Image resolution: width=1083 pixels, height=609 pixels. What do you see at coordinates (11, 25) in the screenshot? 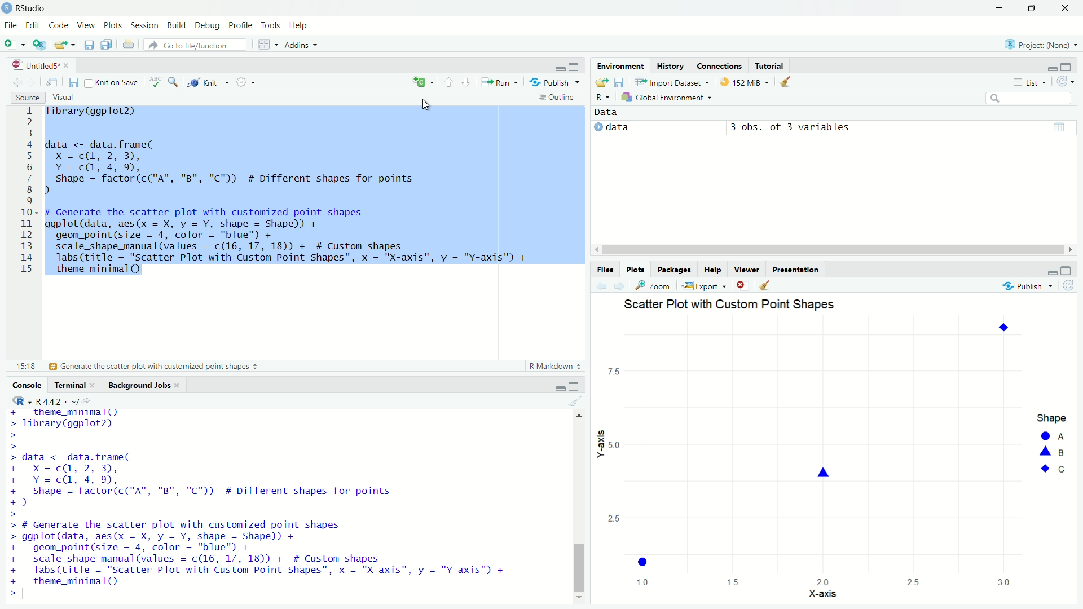
I see `File` at bounding box center [11, 25].